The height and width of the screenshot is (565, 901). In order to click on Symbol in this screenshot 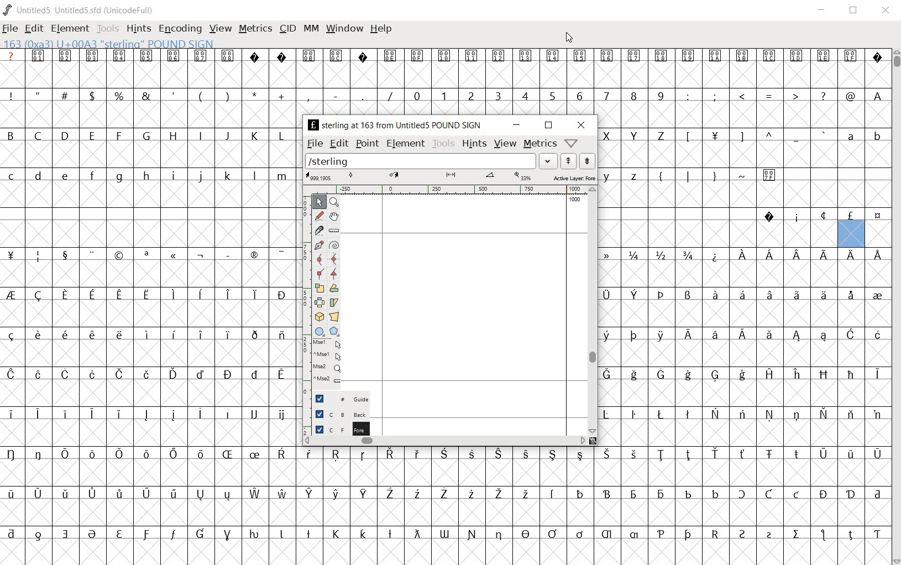, I will do `click(254, 295)`.